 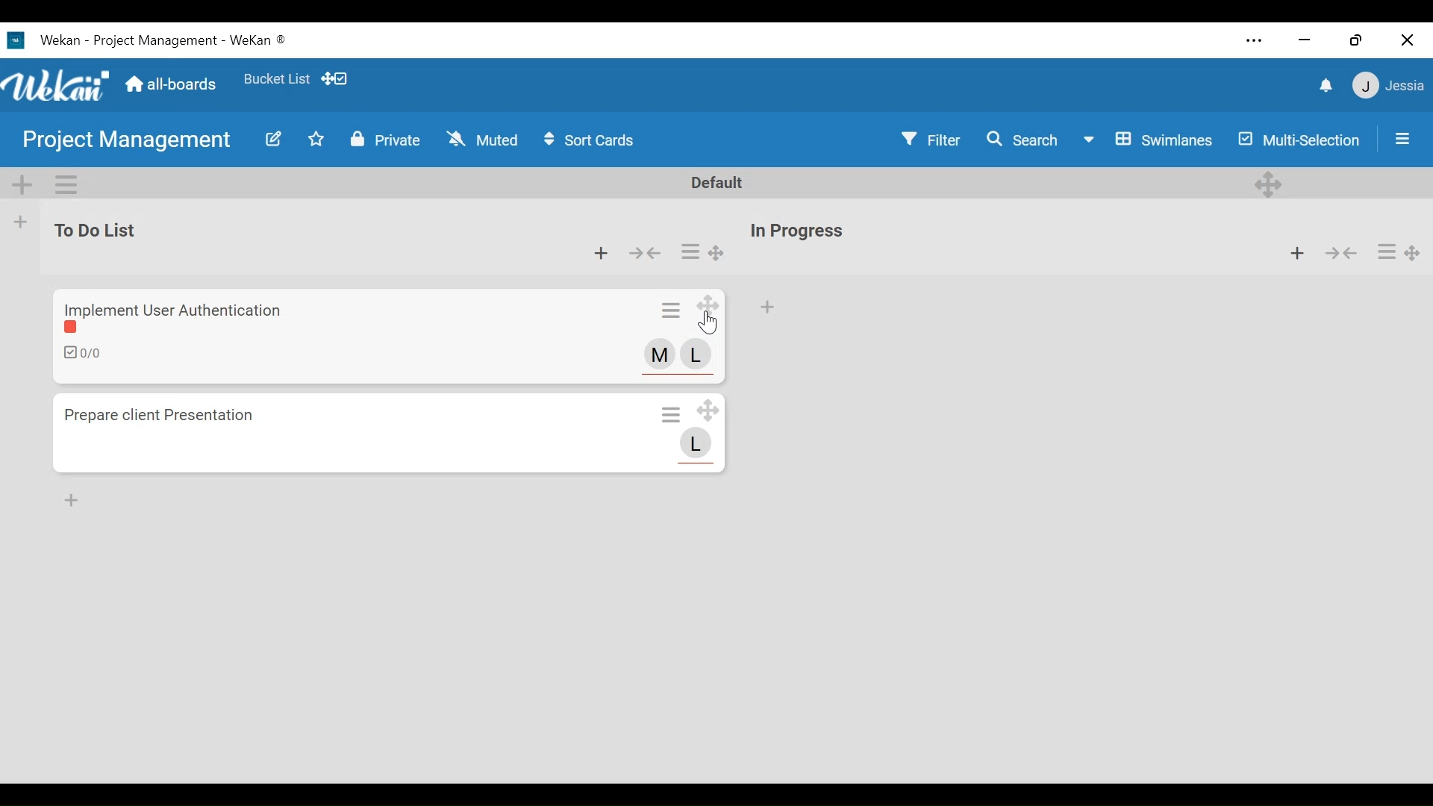 What do you see at coordinates (1341, 252) in the screenshot?
I see `collapse` at bounding box center [1341, 252].